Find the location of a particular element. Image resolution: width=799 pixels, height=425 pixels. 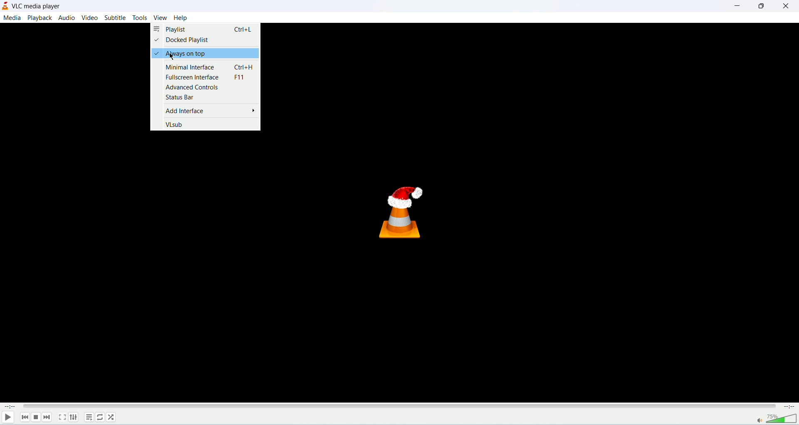

next is located at coordinates (47, 417).